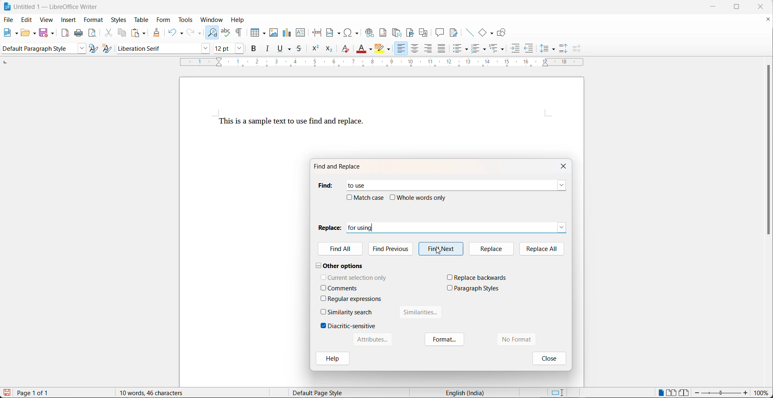  Describe the element at coordinates (172, 32) in the screenshot. I see `undo` at that location.